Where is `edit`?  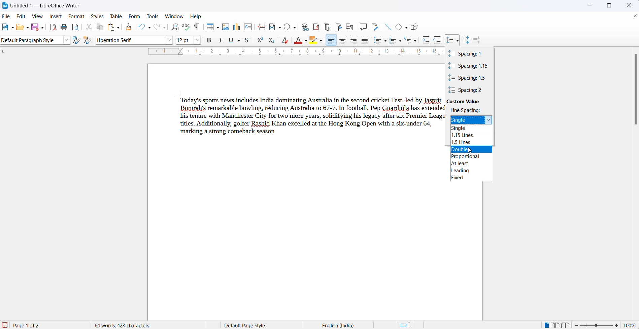
edit is located at coordinates (22, 16).